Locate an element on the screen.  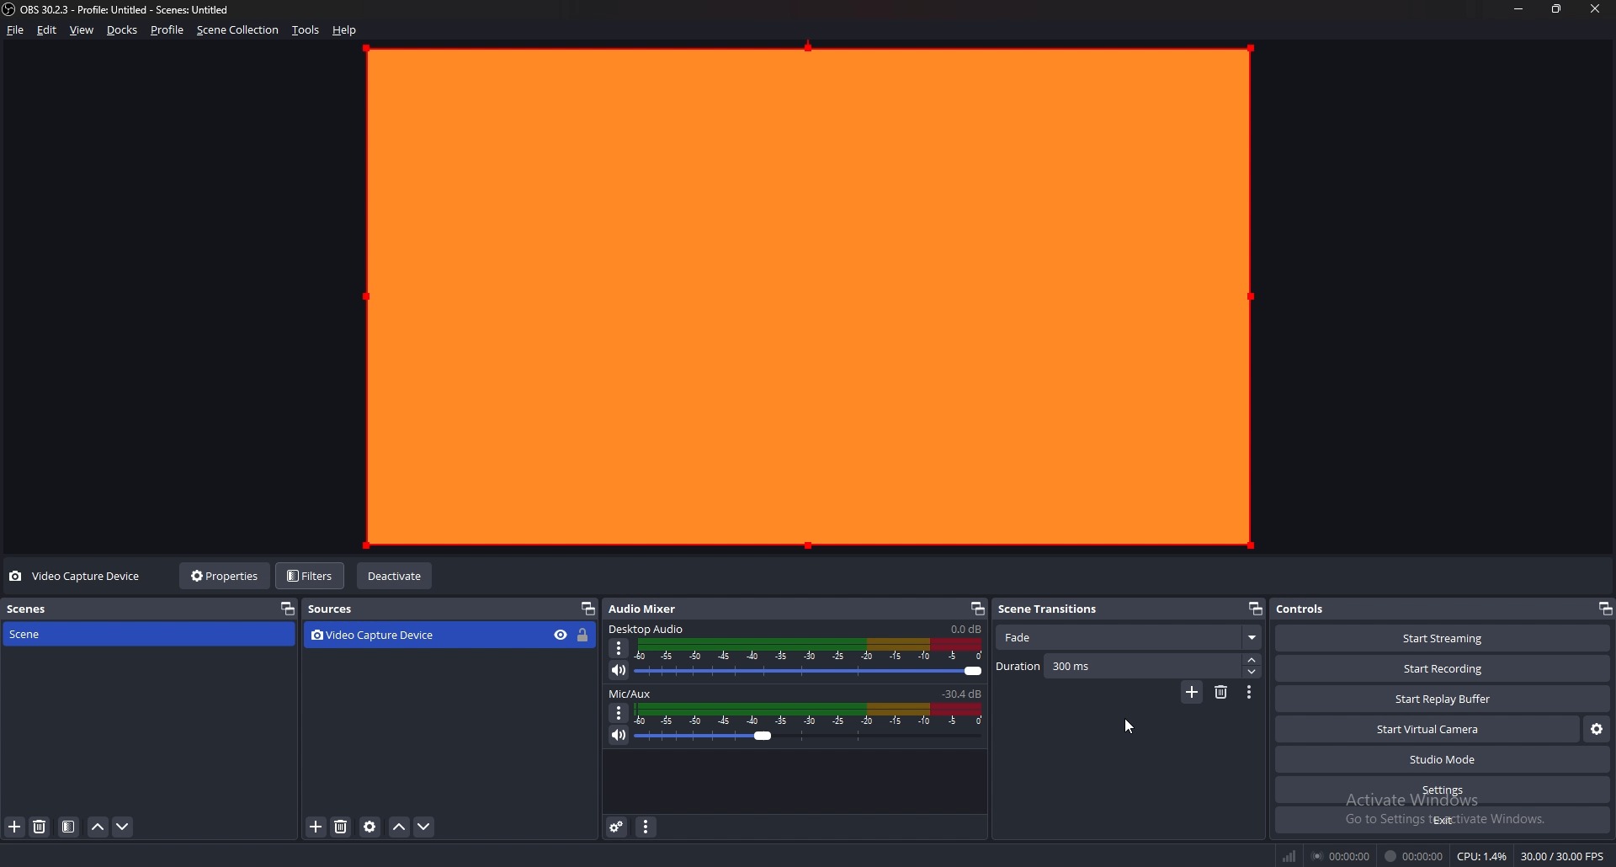
scene collection is located at coordinates (238, 30).